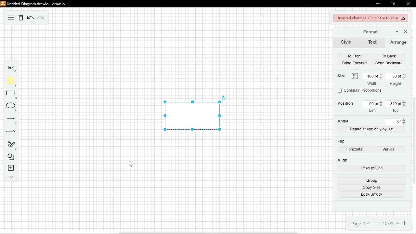 This screenshot has height=234, width=416. What do you see at coordinates (354, 76) in the screenshot?
I see `size ` at bounding box center [354, 76].